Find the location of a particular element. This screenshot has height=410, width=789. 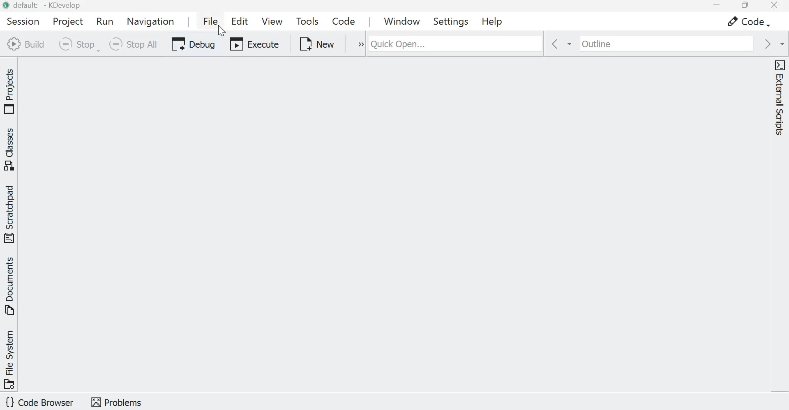

Settings is located at coordinates (452, 21).